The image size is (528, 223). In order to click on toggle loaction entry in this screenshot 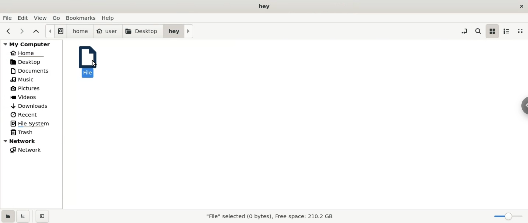, I will do `click(465, 30)`.